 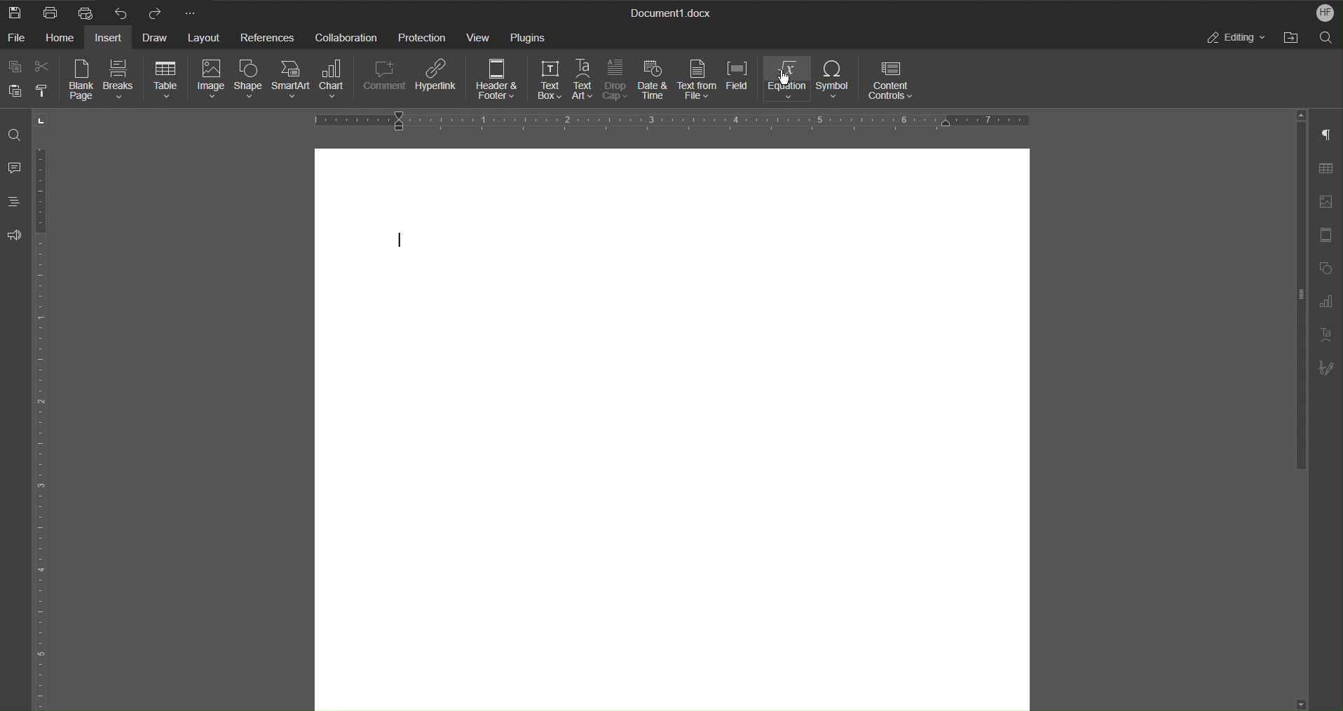 What do you see at coordinates (618, 81) in the screenshot?
I see `Drop Cap` at bounding box center [618, 81].